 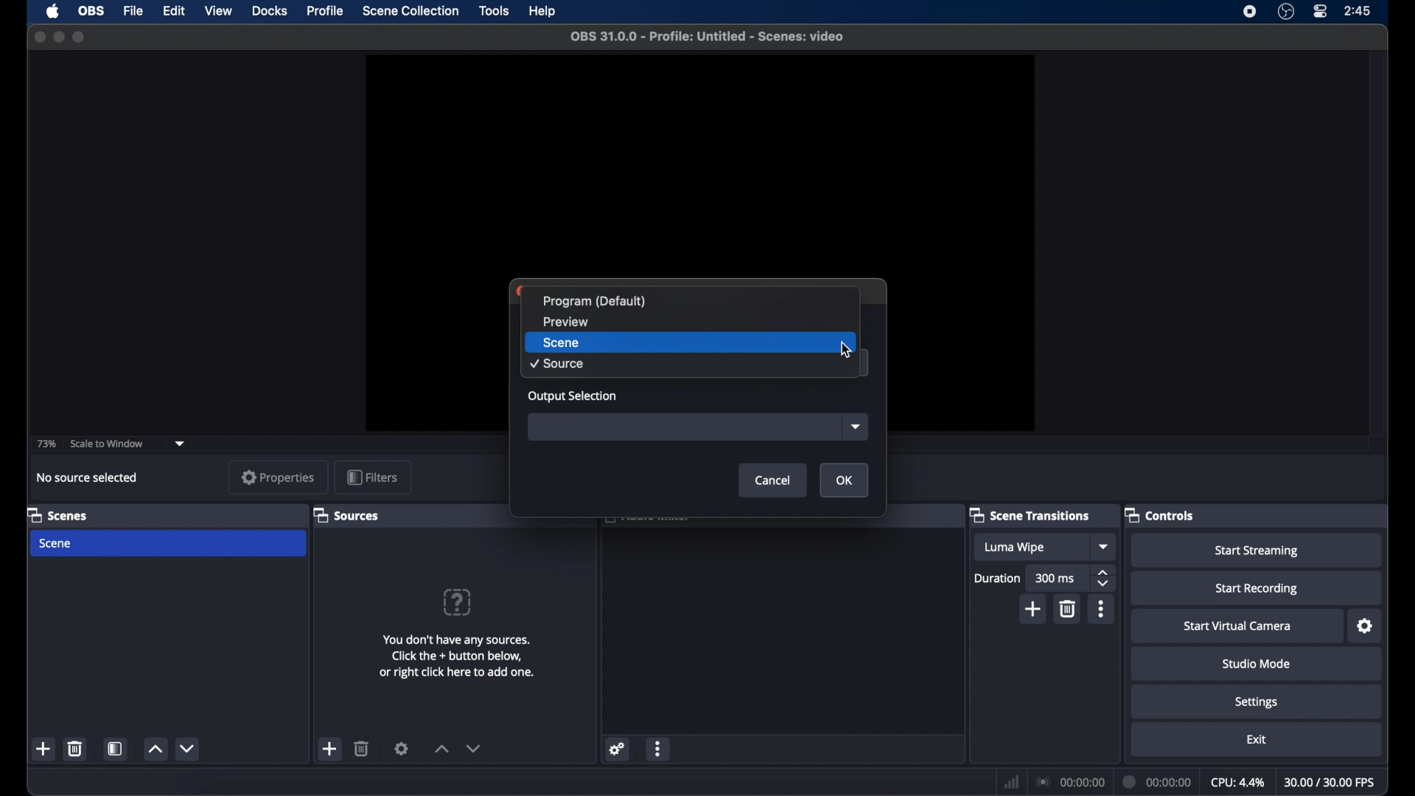 What do you see at coordinates (848, 350) in the screenshot?
I see `cursor` at bounding box center [848, 350].